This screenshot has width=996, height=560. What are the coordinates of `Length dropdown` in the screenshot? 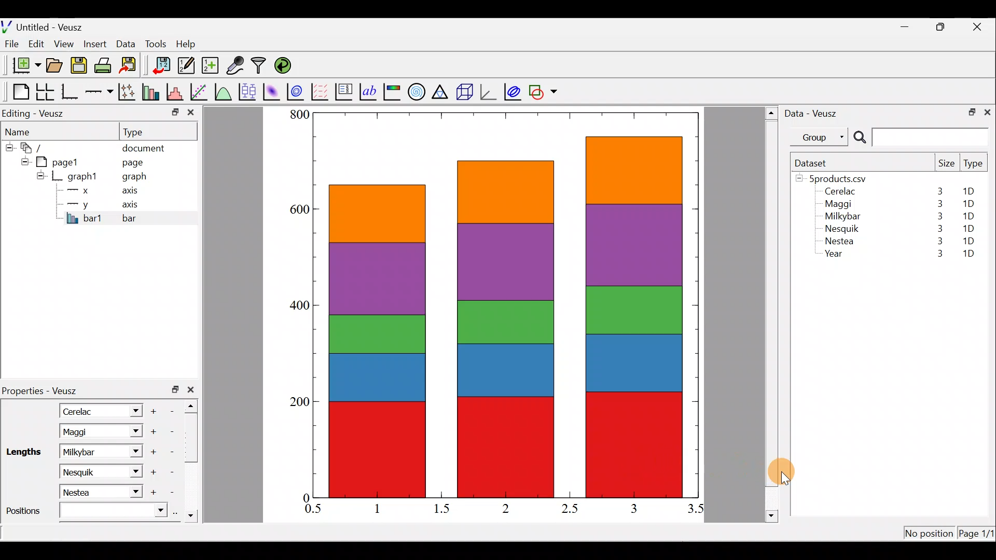 It's located at (133, 431).